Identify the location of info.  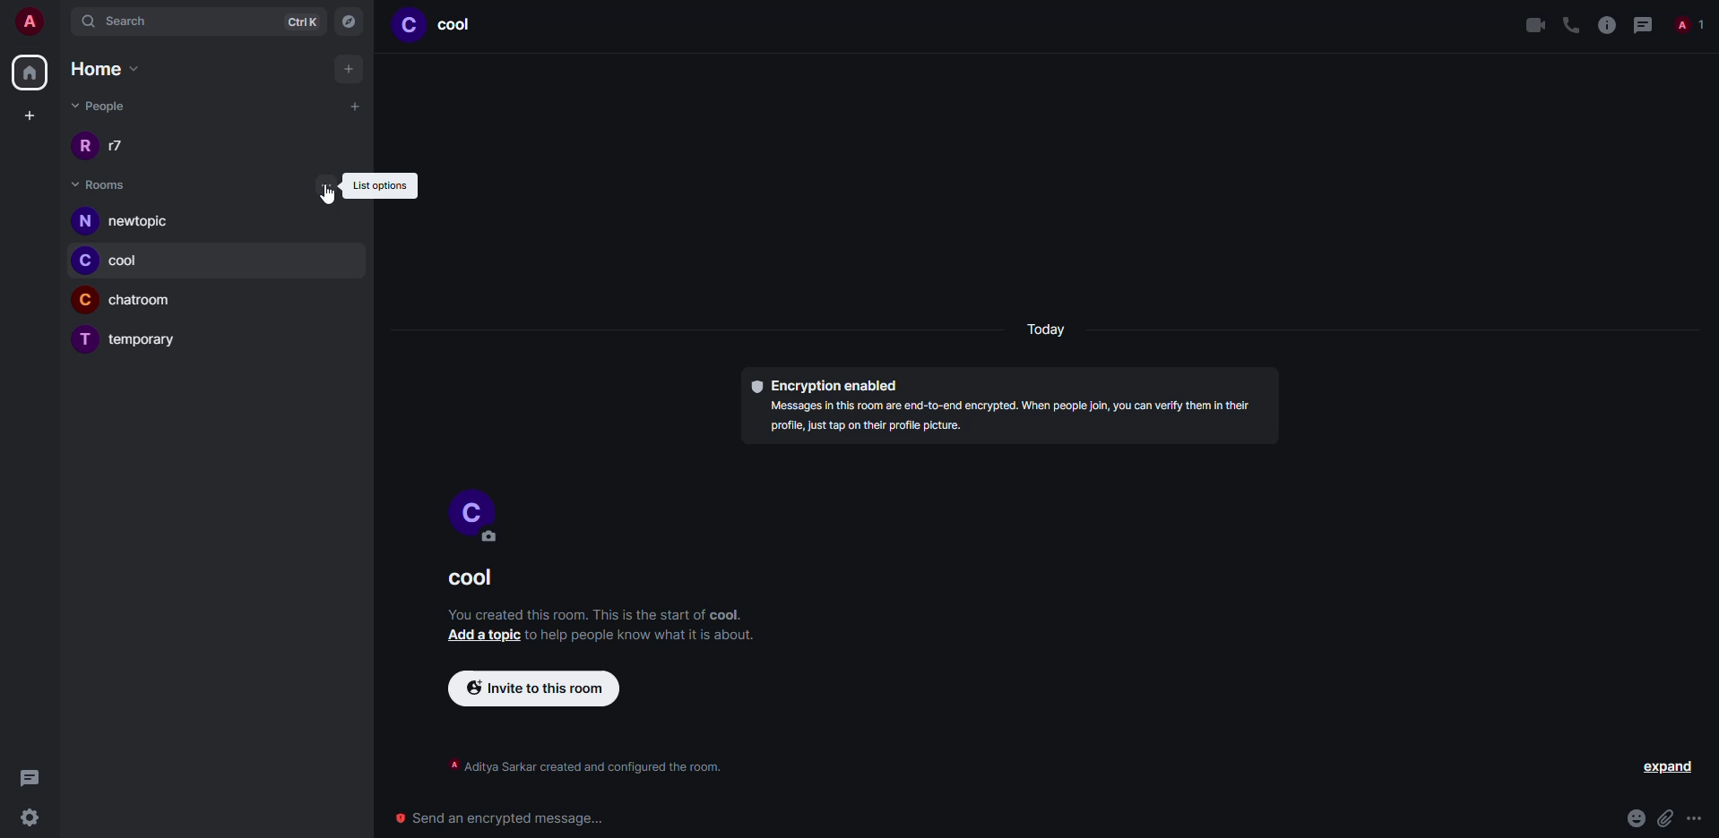
(644, 635).